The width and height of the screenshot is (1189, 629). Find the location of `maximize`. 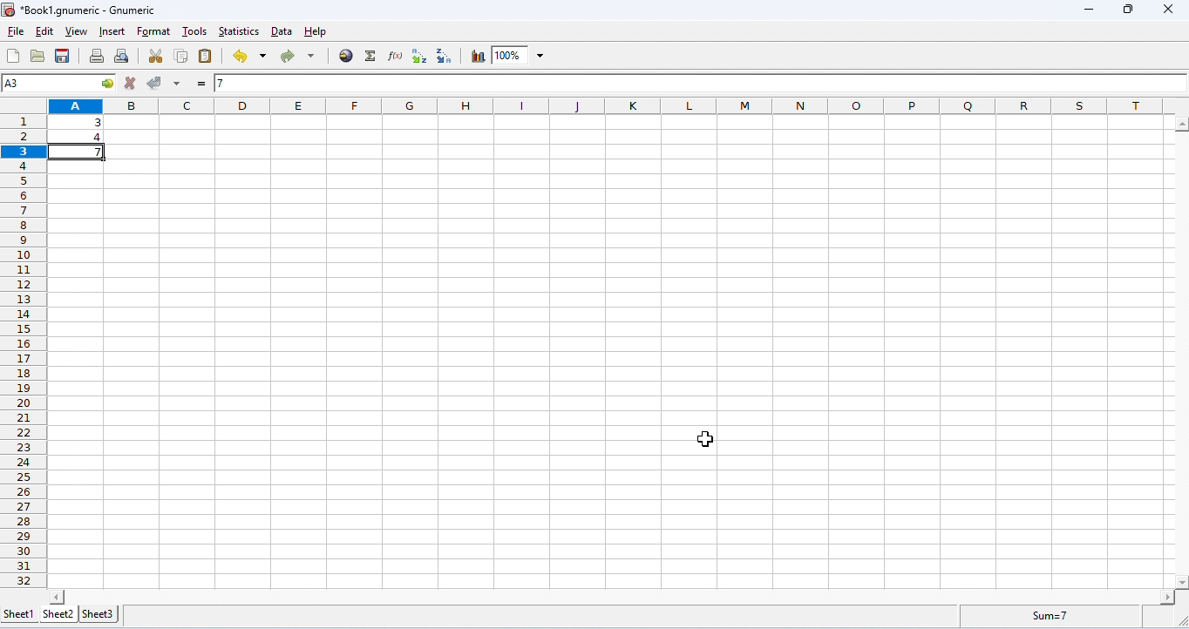

maximize is located at coordinates (1128, 10).